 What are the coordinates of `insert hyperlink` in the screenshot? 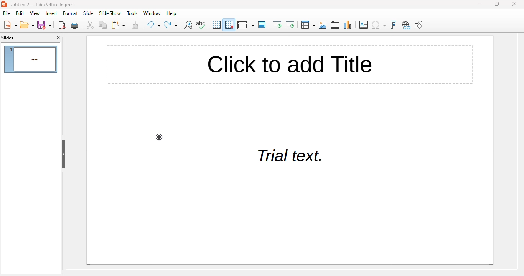 It's located at (406, 25).